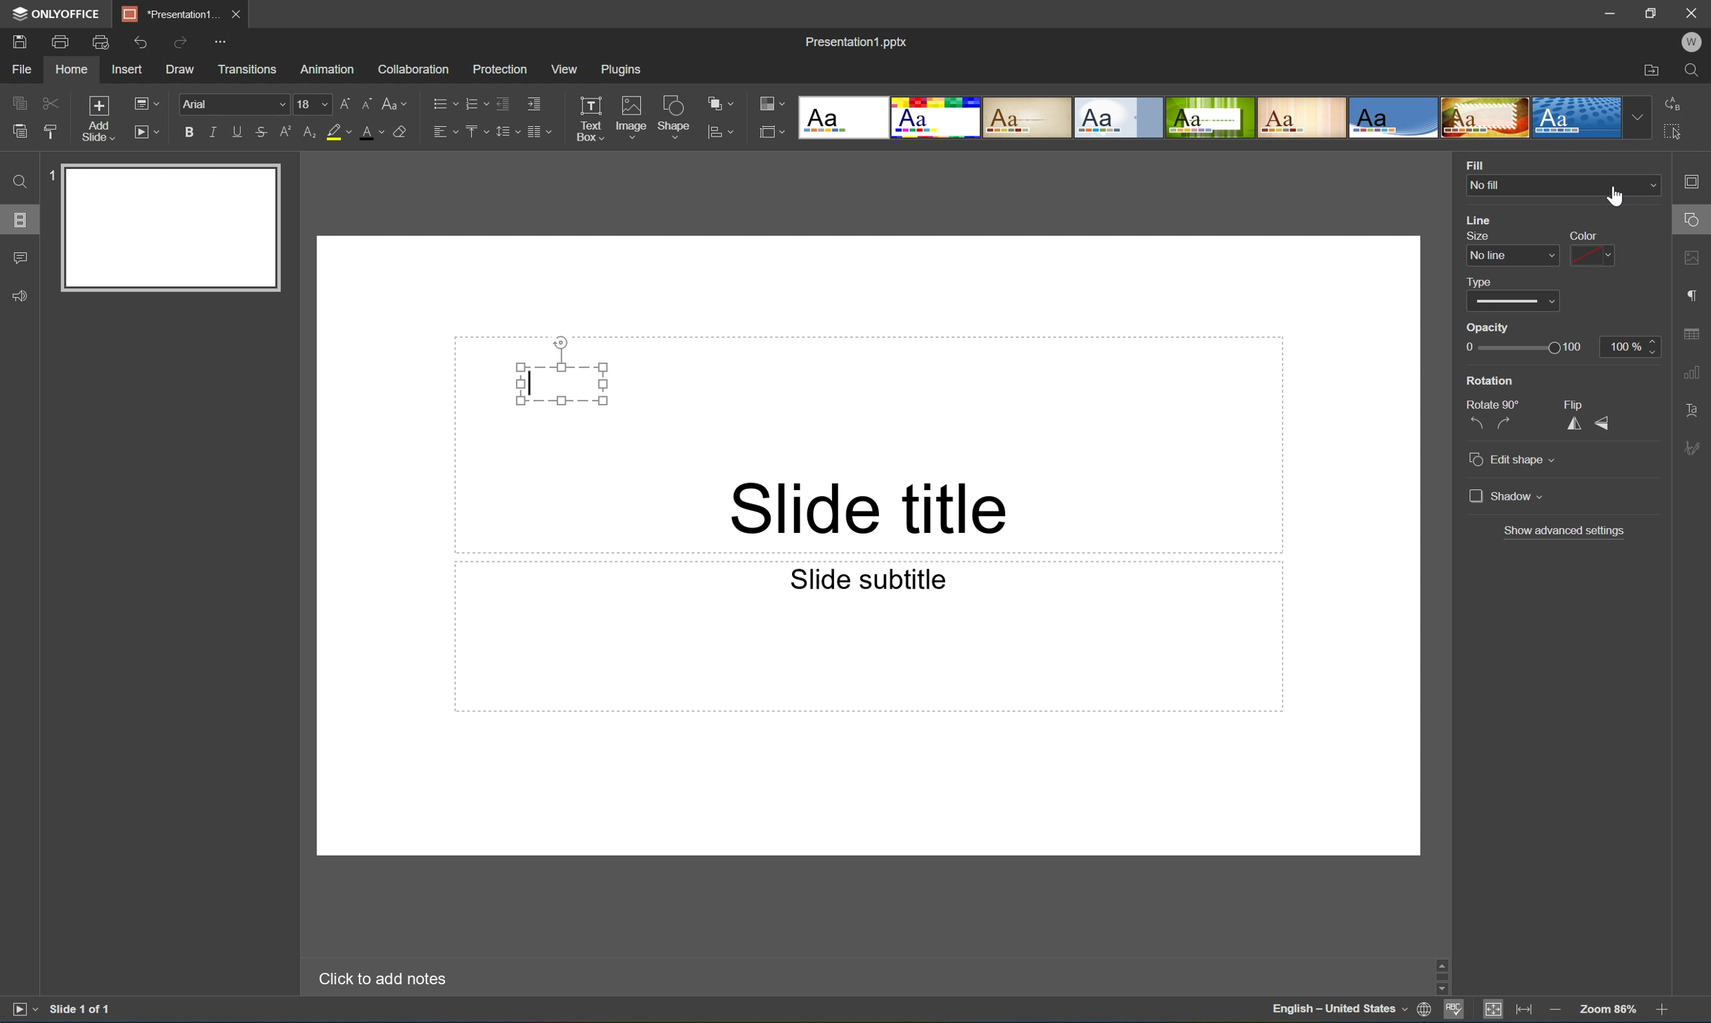  I want to click on Change color theme, so click(772, 105).